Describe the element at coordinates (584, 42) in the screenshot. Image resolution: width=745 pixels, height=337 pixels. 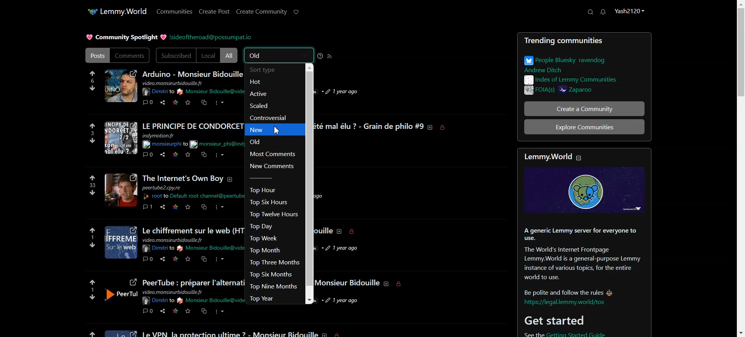
I see `Trending communities` at that location.